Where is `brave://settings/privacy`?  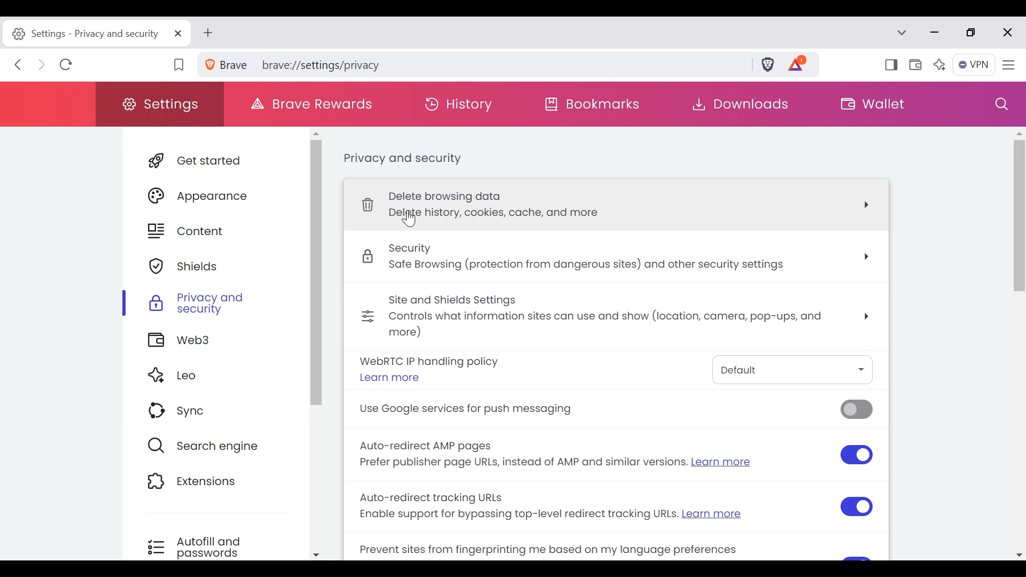 brave://settings/privacy is located at coordinates (473, 64).